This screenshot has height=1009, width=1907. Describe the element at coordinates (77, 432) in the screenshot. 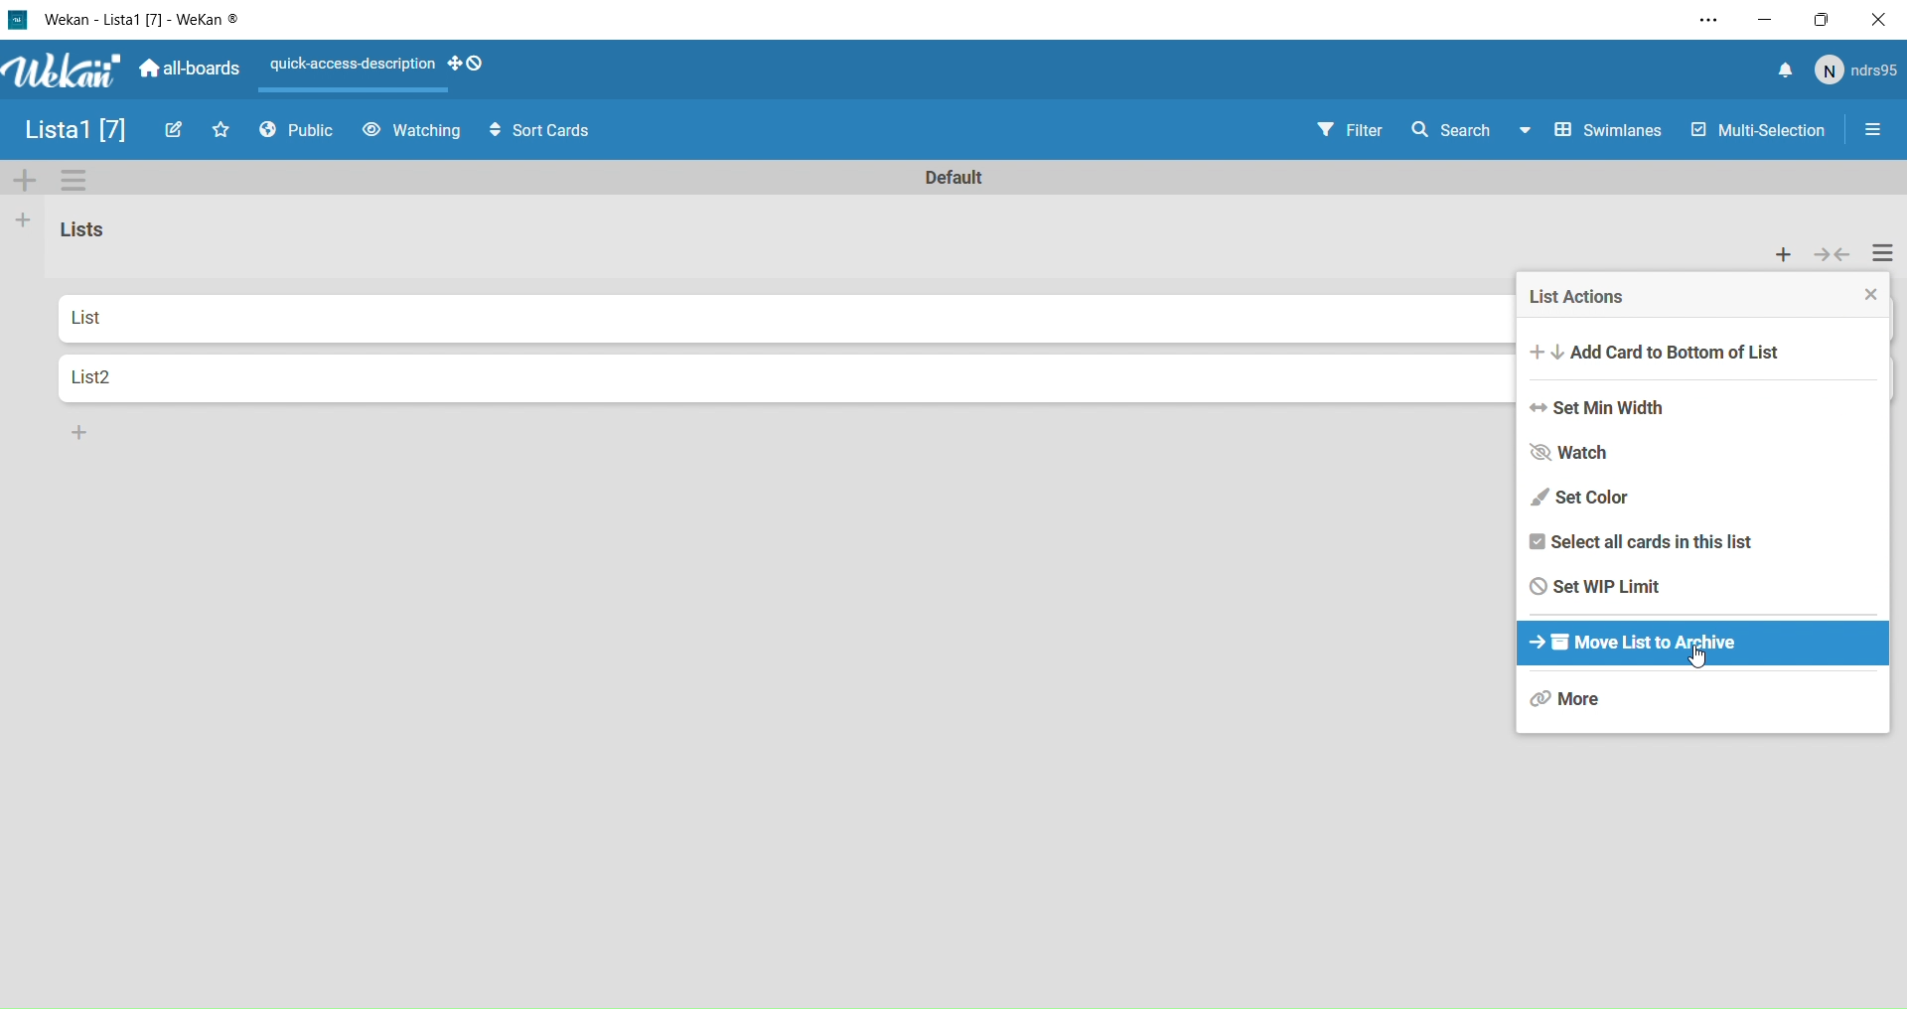

I see `Add` at that location.